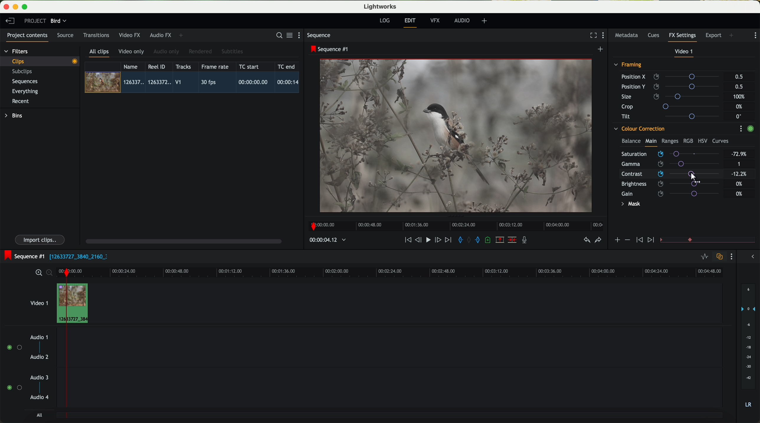 This screenshot has width=760, height=423. Describe the element at coordinates (469, 240) in the screenshot. I see `clear marks` at that location.